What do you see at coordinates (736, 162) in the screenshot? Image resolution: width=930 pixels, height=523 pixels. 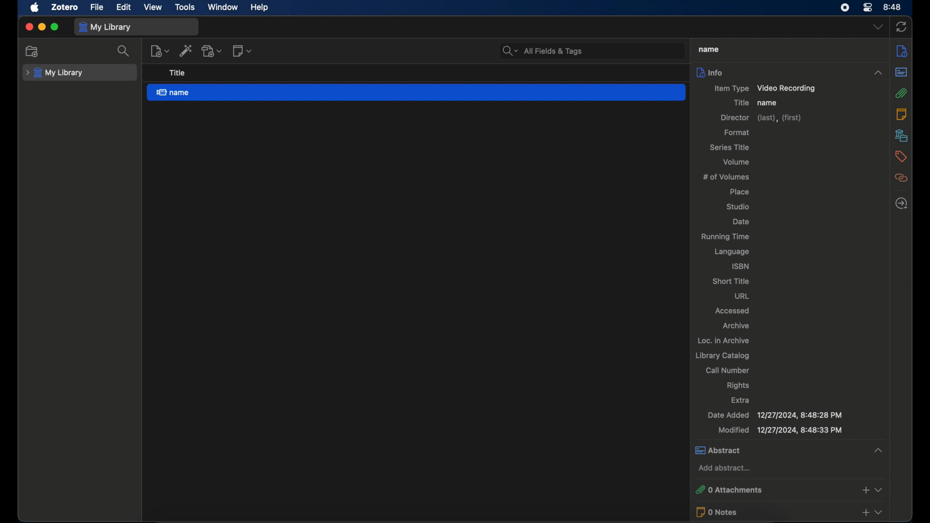 I see `volume` at bounding box center [736, 162].